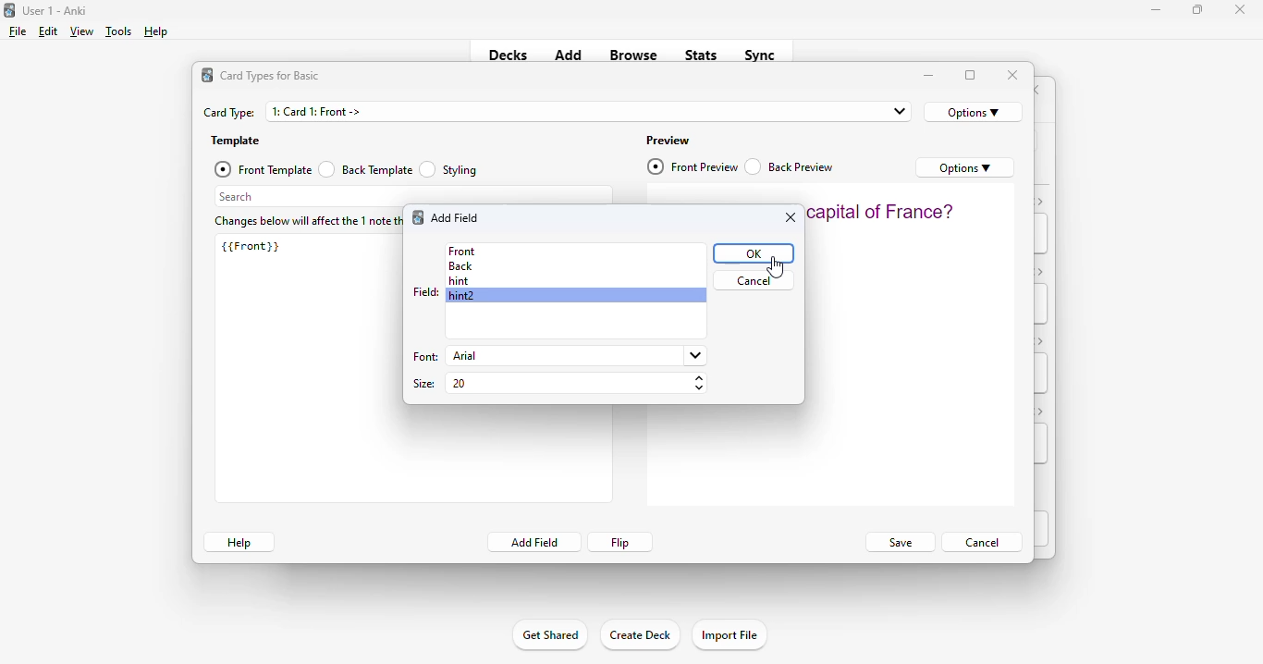 The height and width of the screenshot is (664, 1263). I want to click on changes below will affect the 1 note that uses this card type, so click(305, 222).